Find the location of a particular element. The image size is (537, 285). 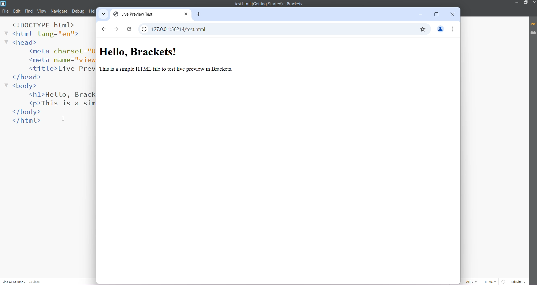

Close is located at coordinates (534, 2).